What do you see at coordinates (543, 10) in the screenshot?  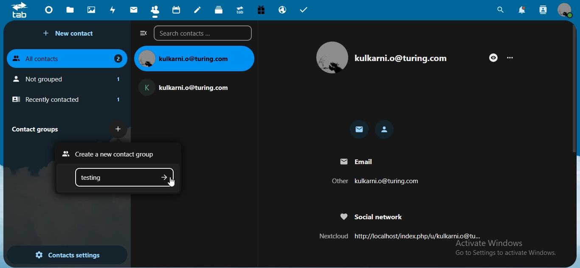 I see `search contact` at bounding box center [543, 10].